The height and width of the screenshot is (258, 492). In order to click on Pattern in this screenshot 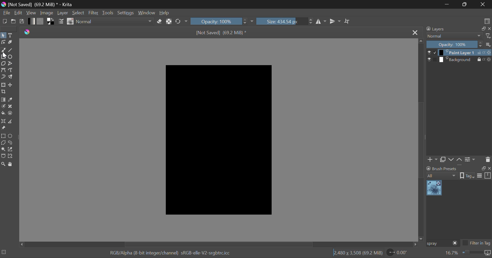, I will do `click(40, 21)`.